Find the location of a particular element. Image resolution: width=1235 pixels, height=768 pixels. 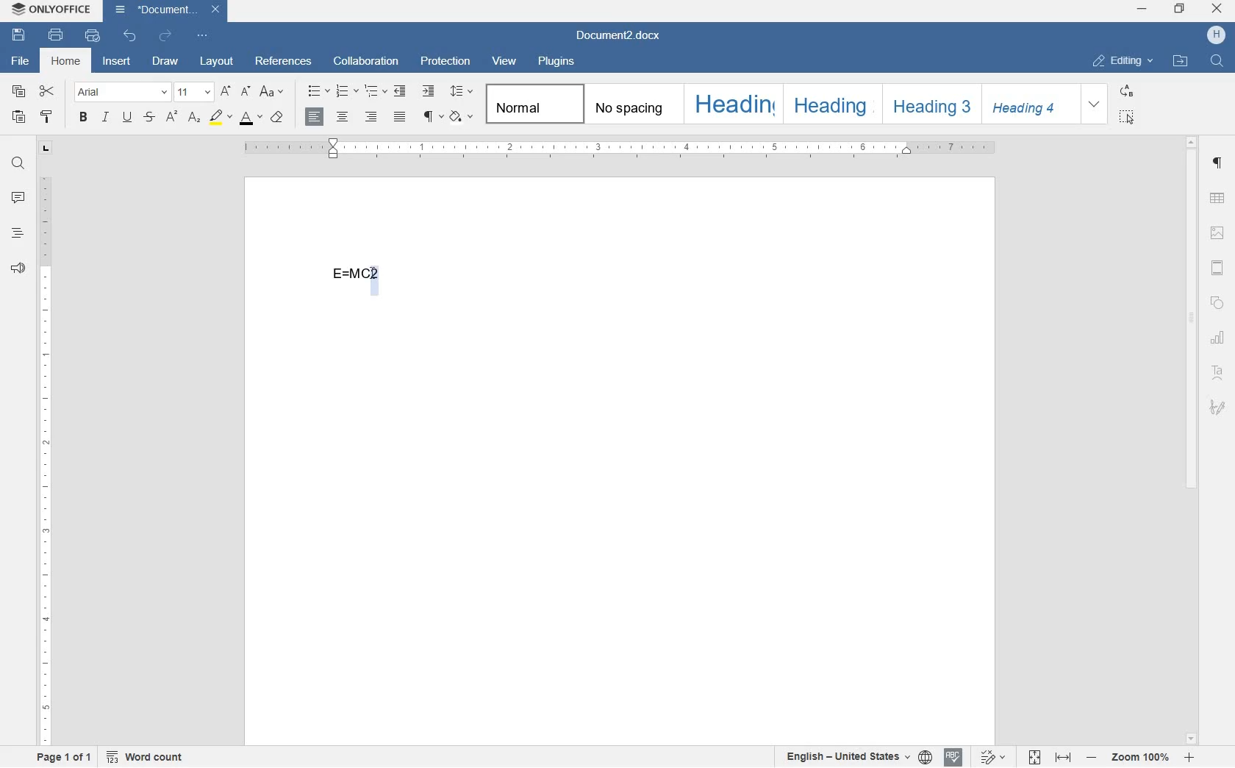

paragraph settings is located at coordinates (1220, 164).